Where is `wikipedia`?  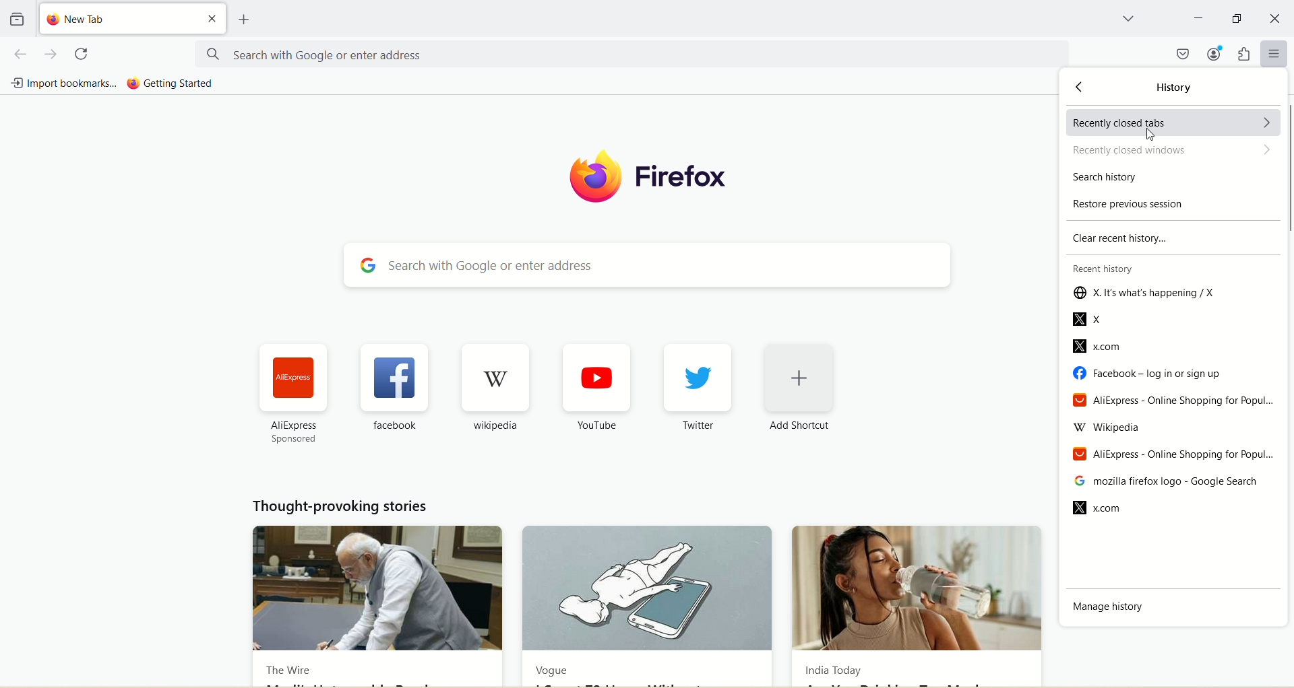
wikipedia is located at coordinates (495, 378).